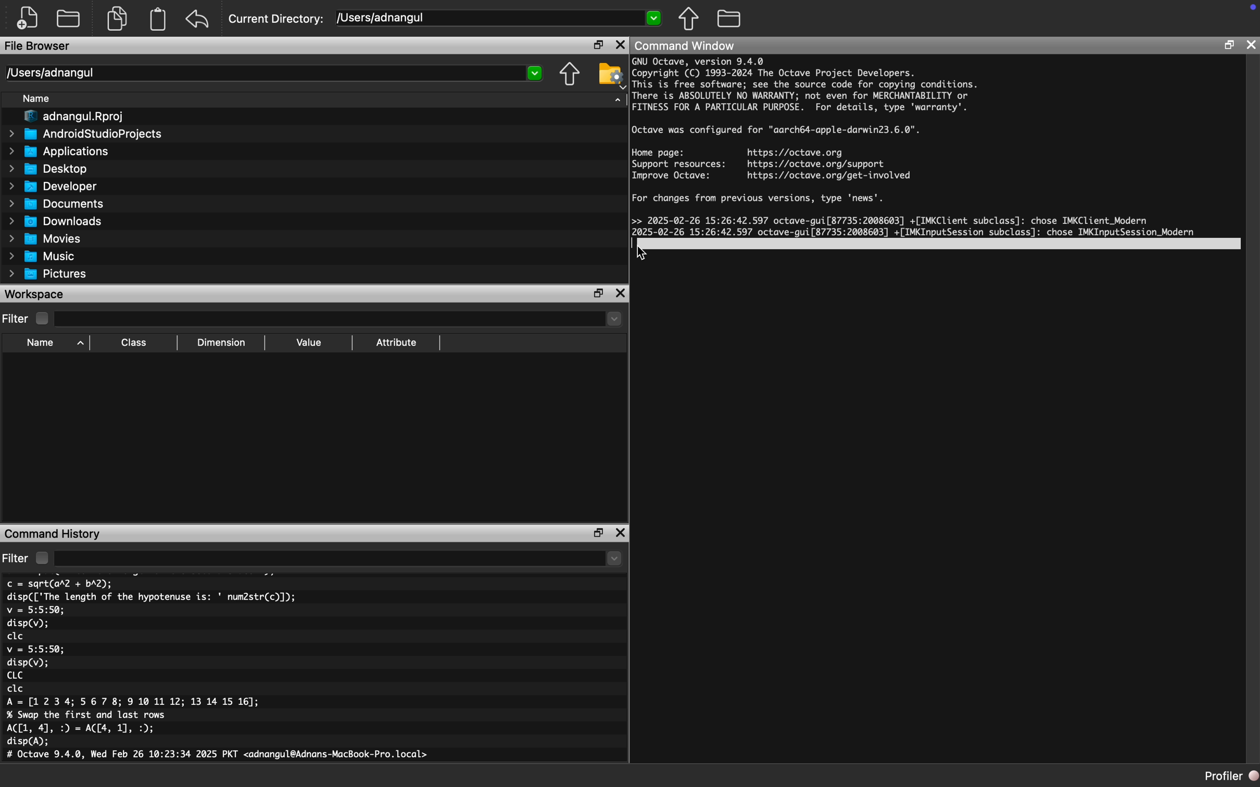 The height and width of the screenshot is (787, 1260). What do you see at coordinates (645, 254) in the screenshot?
I see `Cursor` at bounding box center [645, 254].